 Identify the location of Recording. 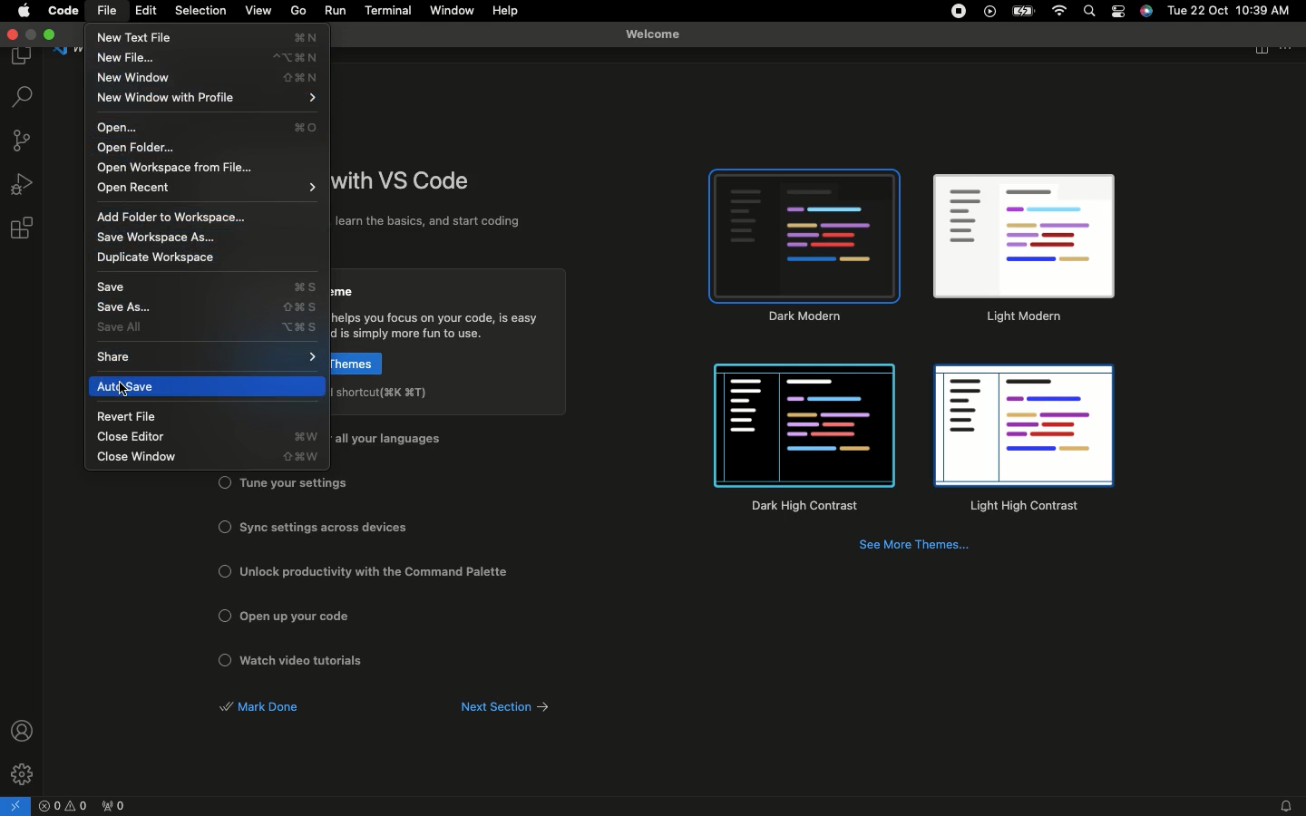
(958, 13).